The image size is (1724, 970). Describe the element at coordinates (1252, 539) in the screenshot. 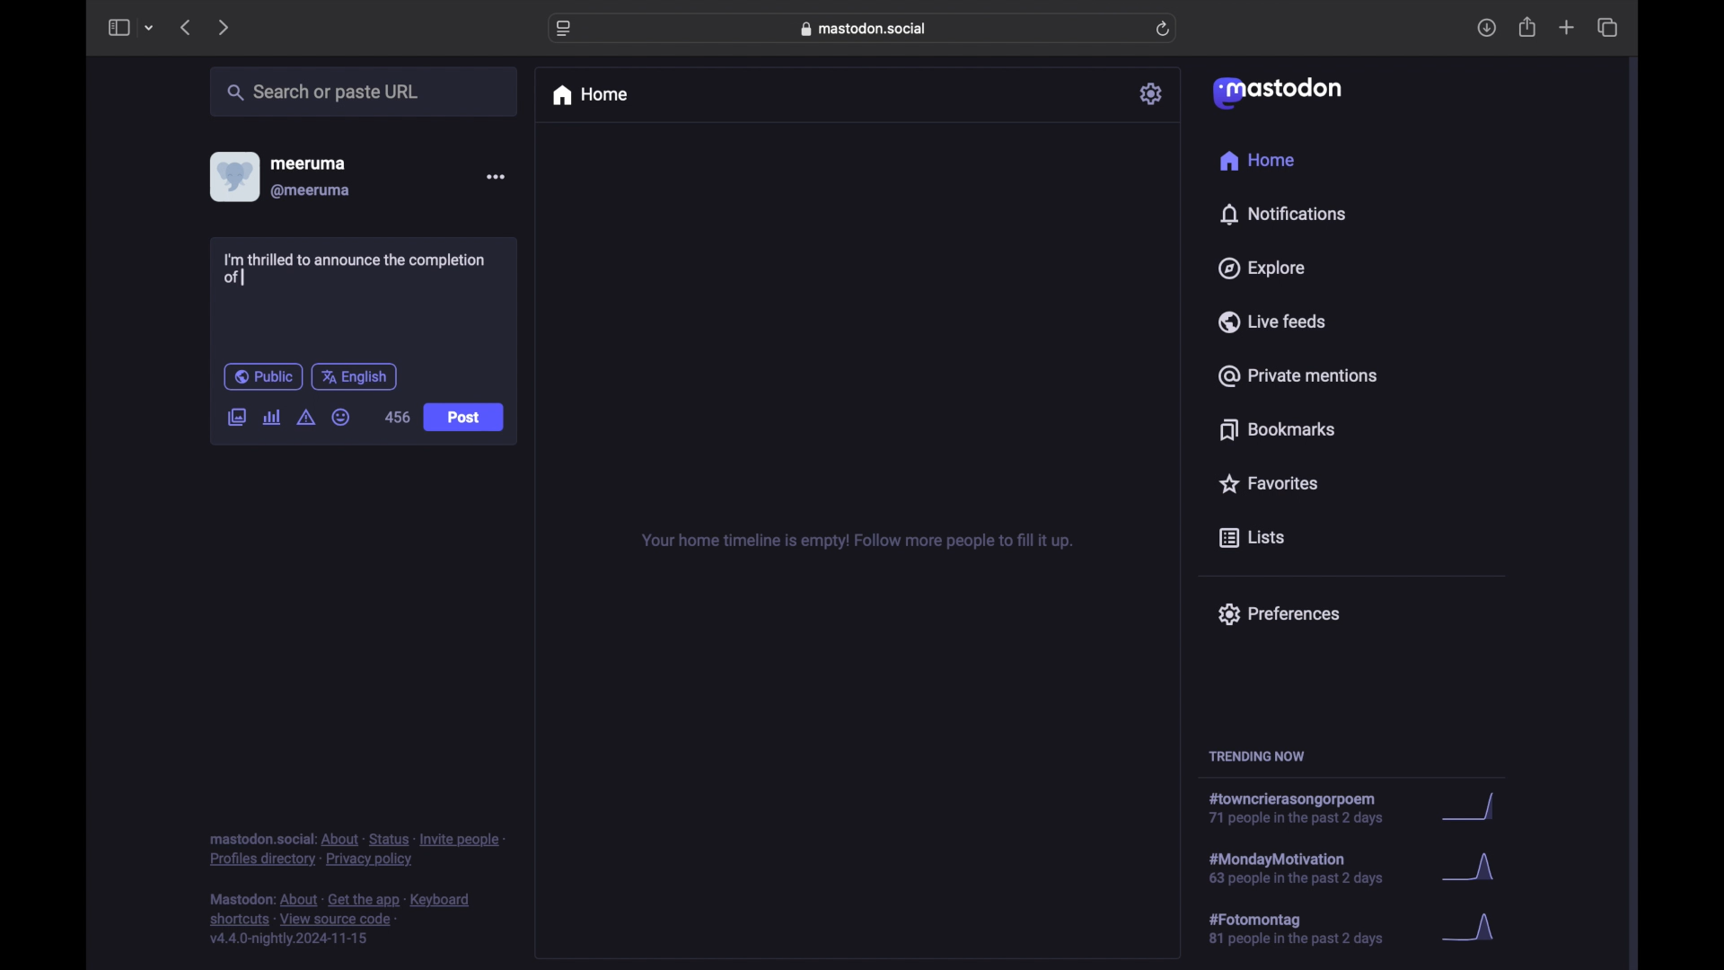

I see `lists` at that location.